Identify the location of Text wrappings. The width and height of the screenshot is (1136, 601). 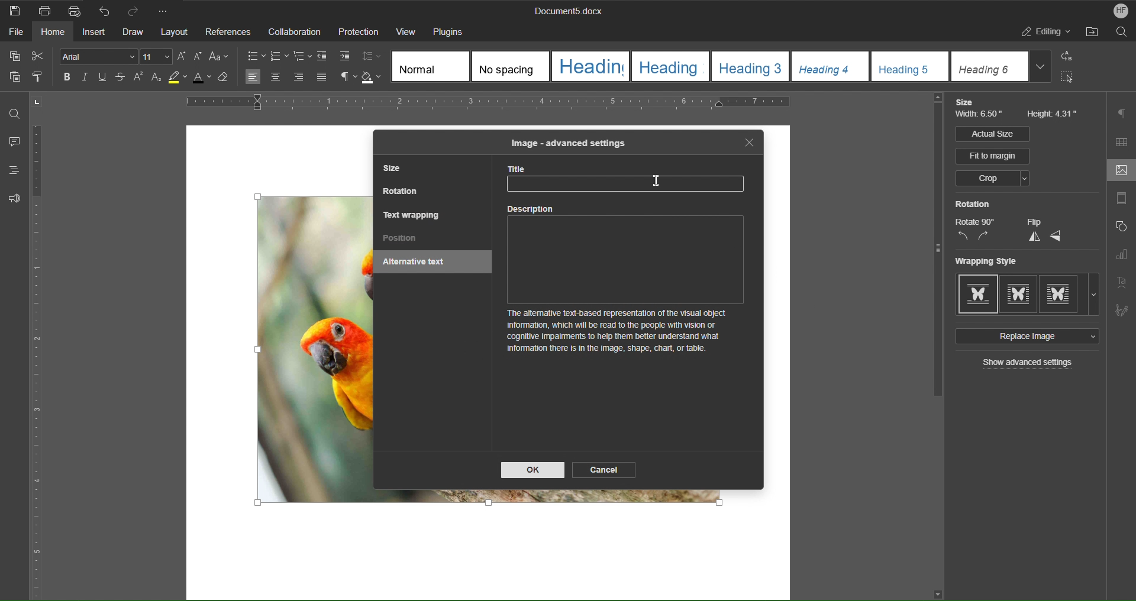
(412, 214).